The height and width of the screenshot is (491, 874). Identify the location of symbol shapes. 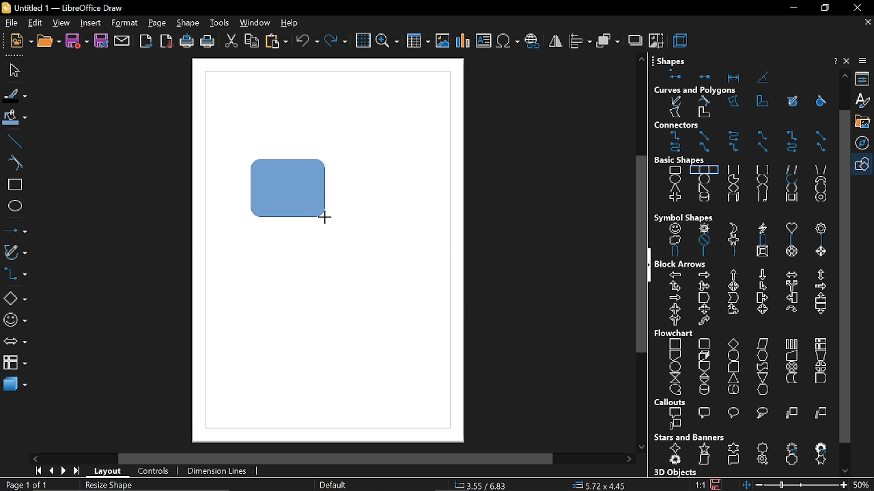
(15, 321).